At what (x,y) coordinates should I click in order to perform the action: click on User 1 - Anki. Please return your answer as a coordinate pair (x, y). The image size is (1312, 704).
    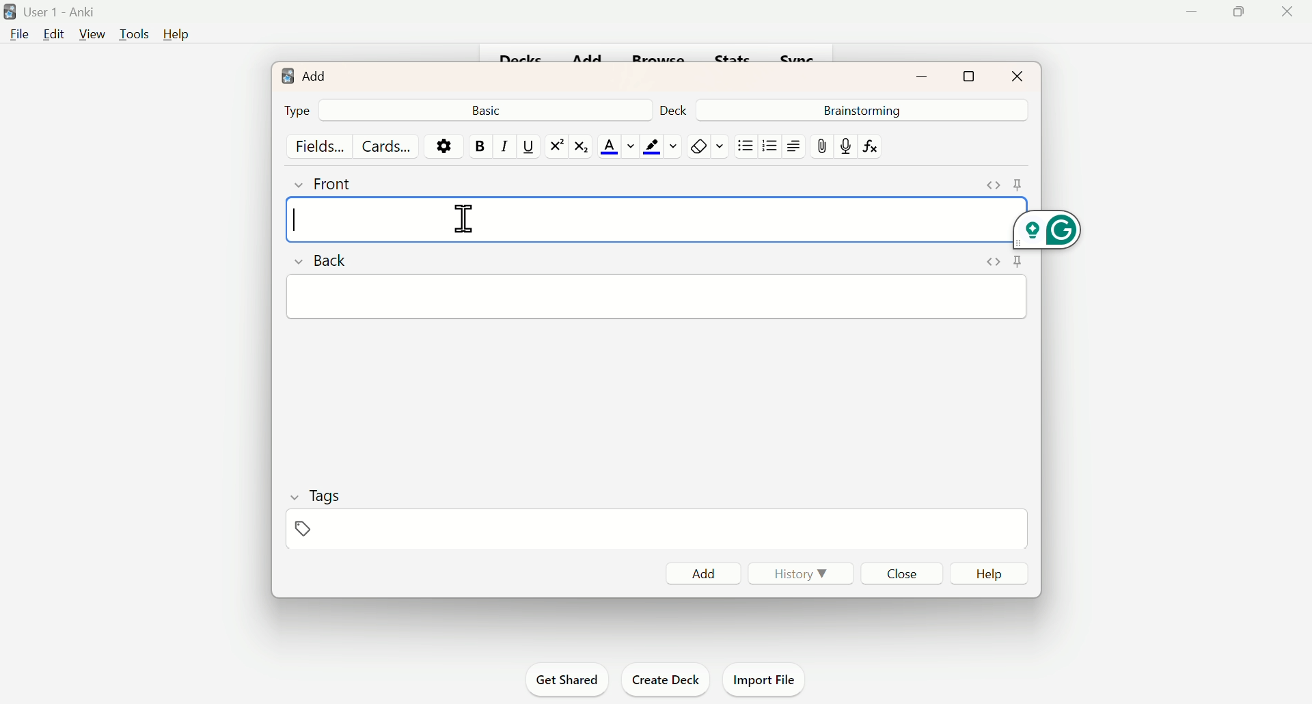
    Looking at the image, I should click on (68, 10).